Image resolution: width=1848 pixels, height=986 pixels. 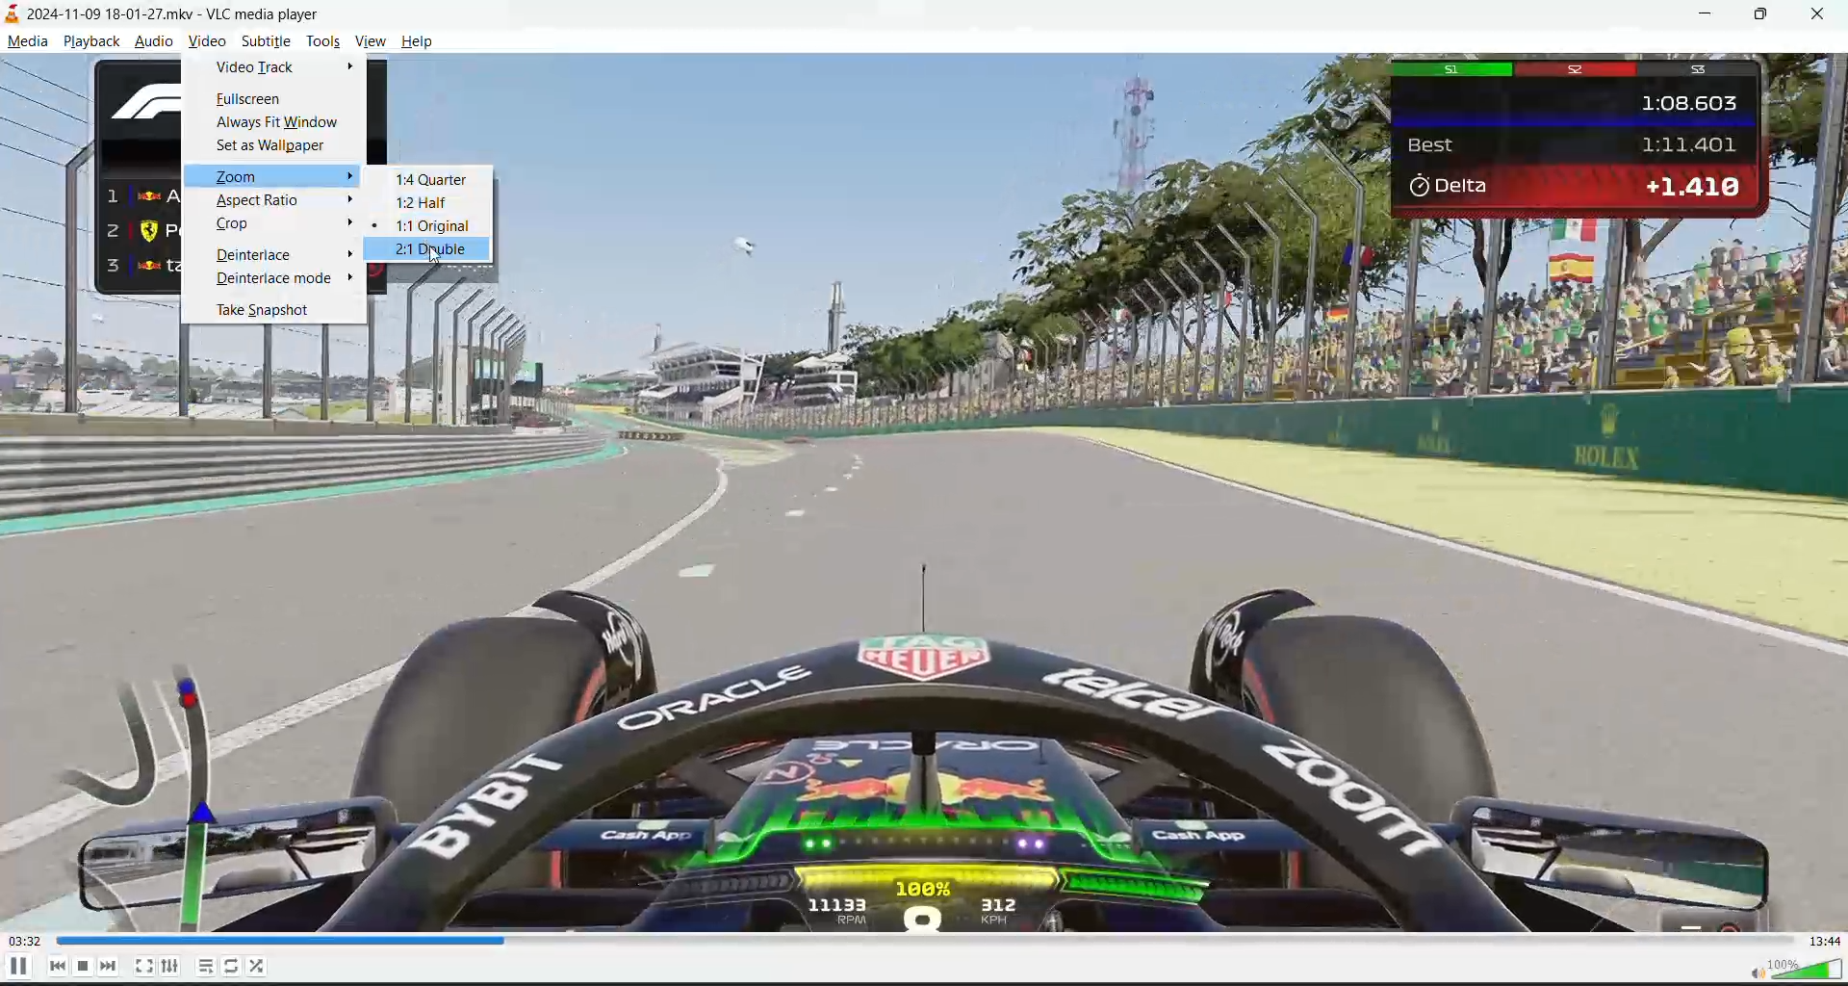 I want to click on pause, so click(x=16, y=966).